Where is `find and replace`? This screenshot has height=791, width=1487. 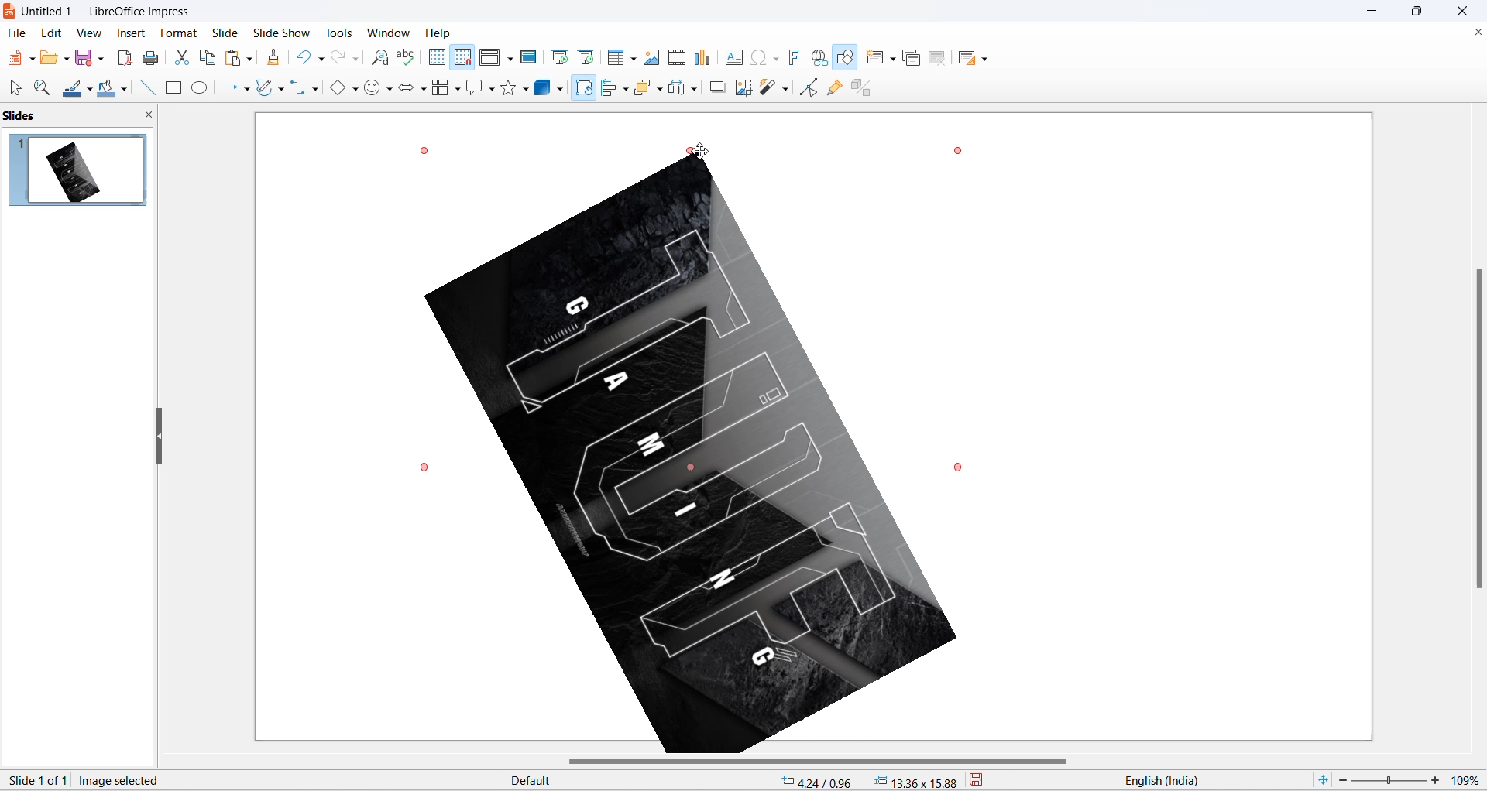 find and replace is located at coordinates (383, 58).